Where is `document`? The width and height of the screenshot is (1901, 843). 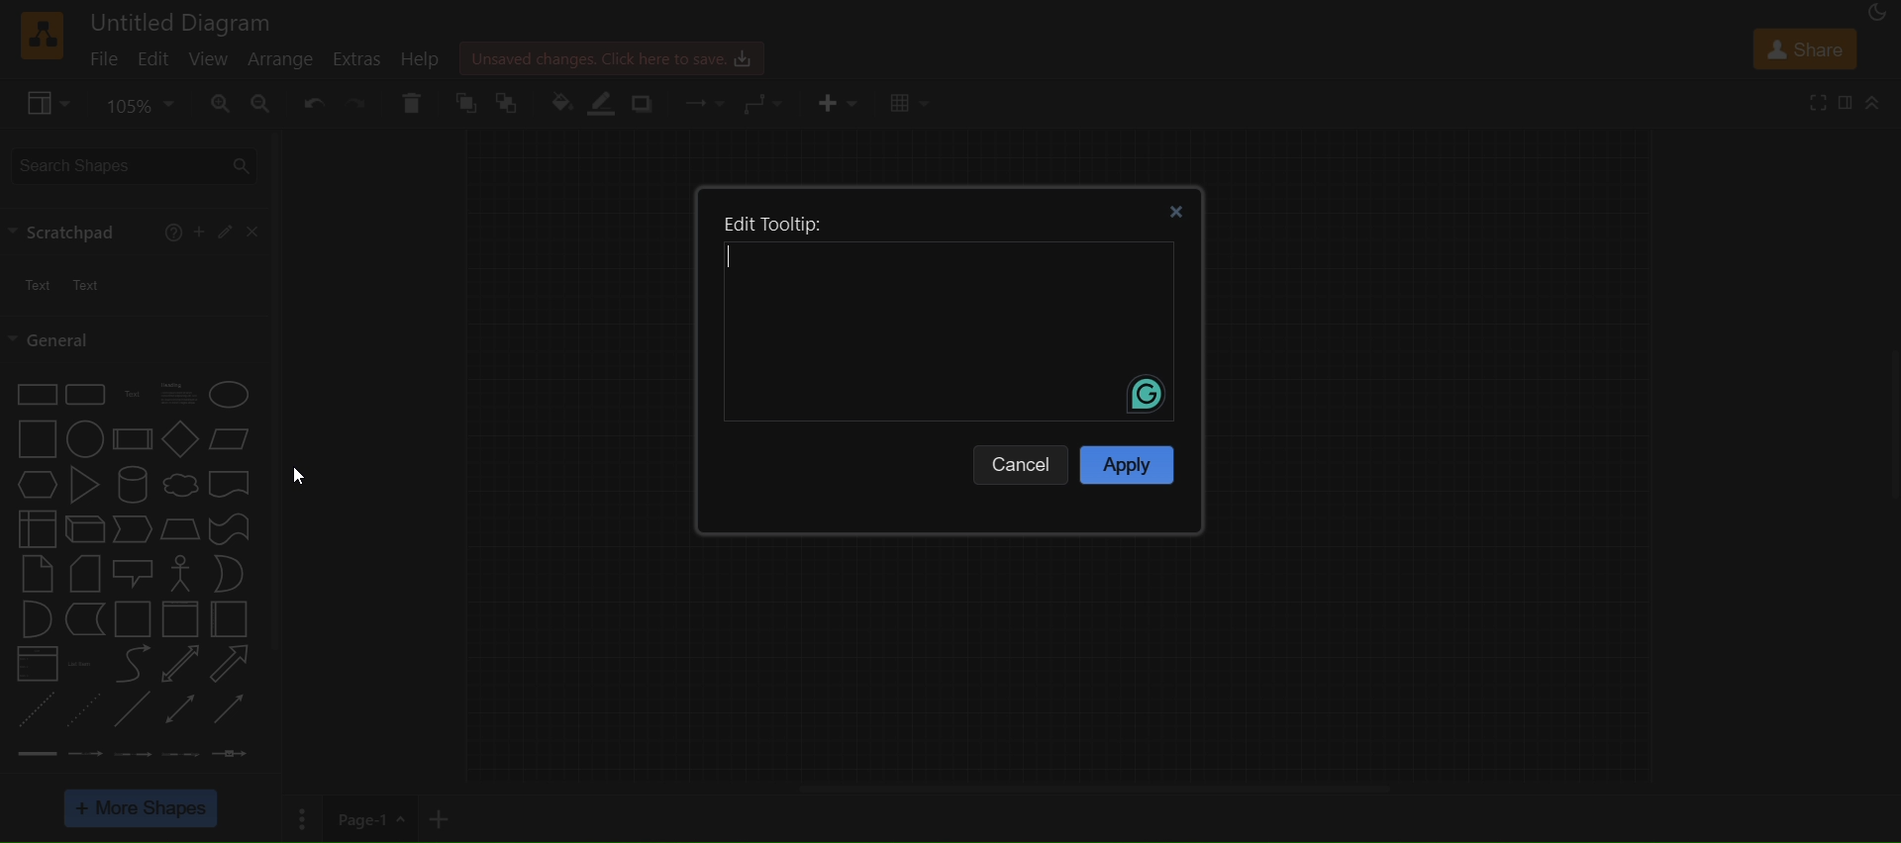 document is located at coordinates (234, 484).